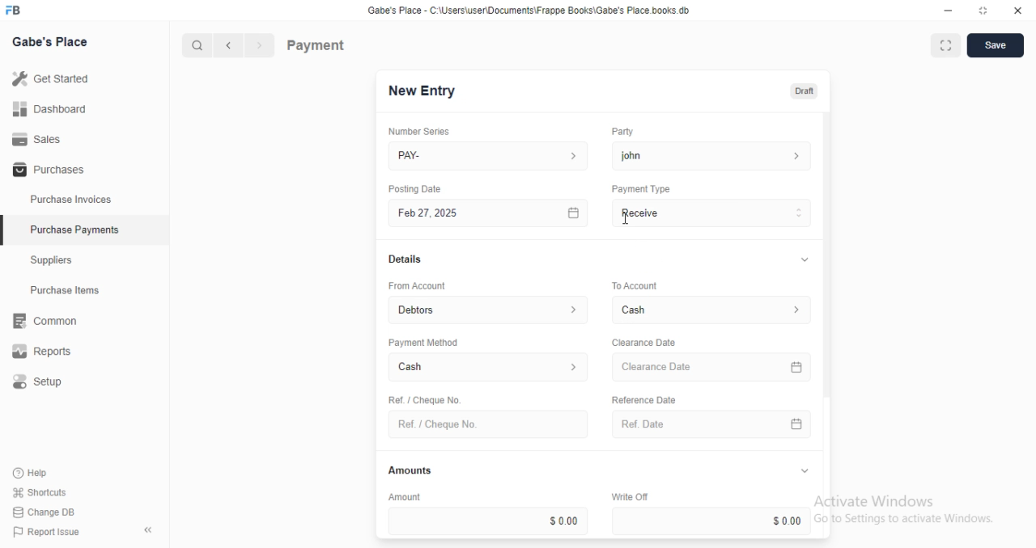  I want to click on expand/collapse, so click(801, 260).